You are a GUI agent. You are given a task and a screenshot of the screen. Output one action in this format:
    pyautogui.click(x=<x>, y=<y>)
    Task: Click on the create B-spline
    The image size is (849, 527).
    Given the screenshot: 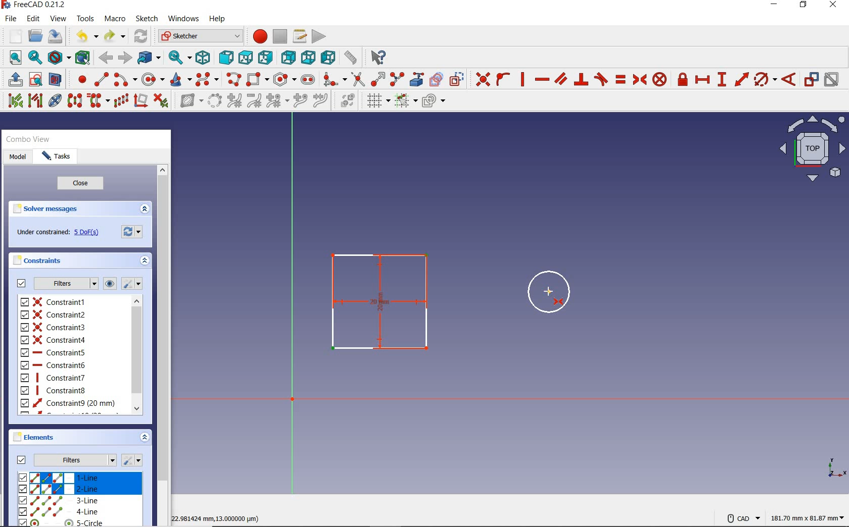 What is the action you would take?
    pyautogui.click(x=208, y=79)
    